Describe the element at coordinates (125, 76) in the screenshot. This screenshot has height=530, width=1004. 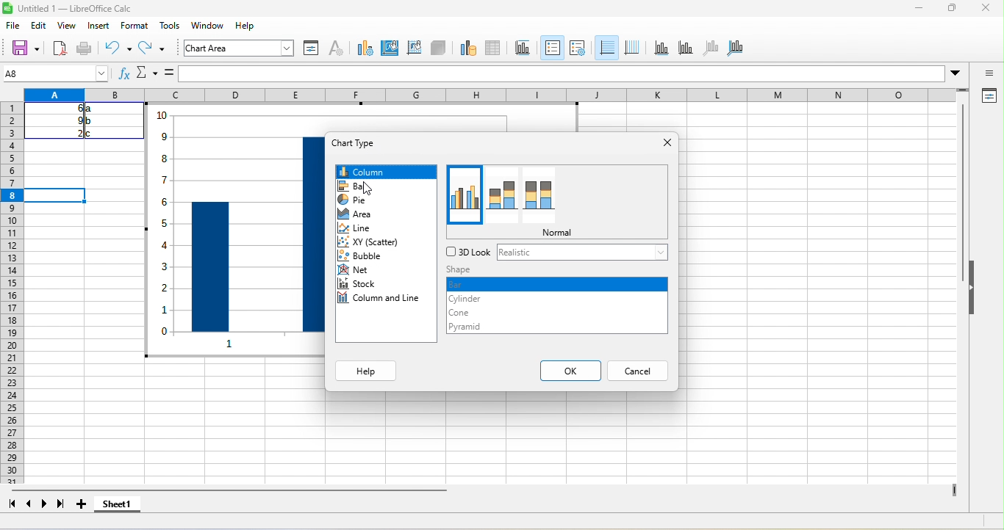
I see `function wizard` at that location.